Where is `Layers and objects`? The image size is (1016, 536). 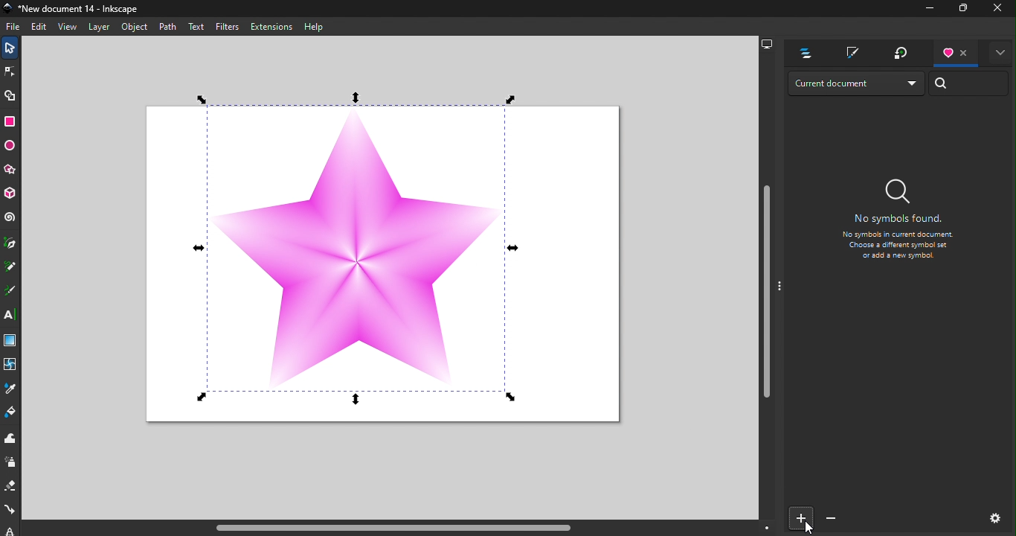
Layers and objects is located at coordinates (801, 53).